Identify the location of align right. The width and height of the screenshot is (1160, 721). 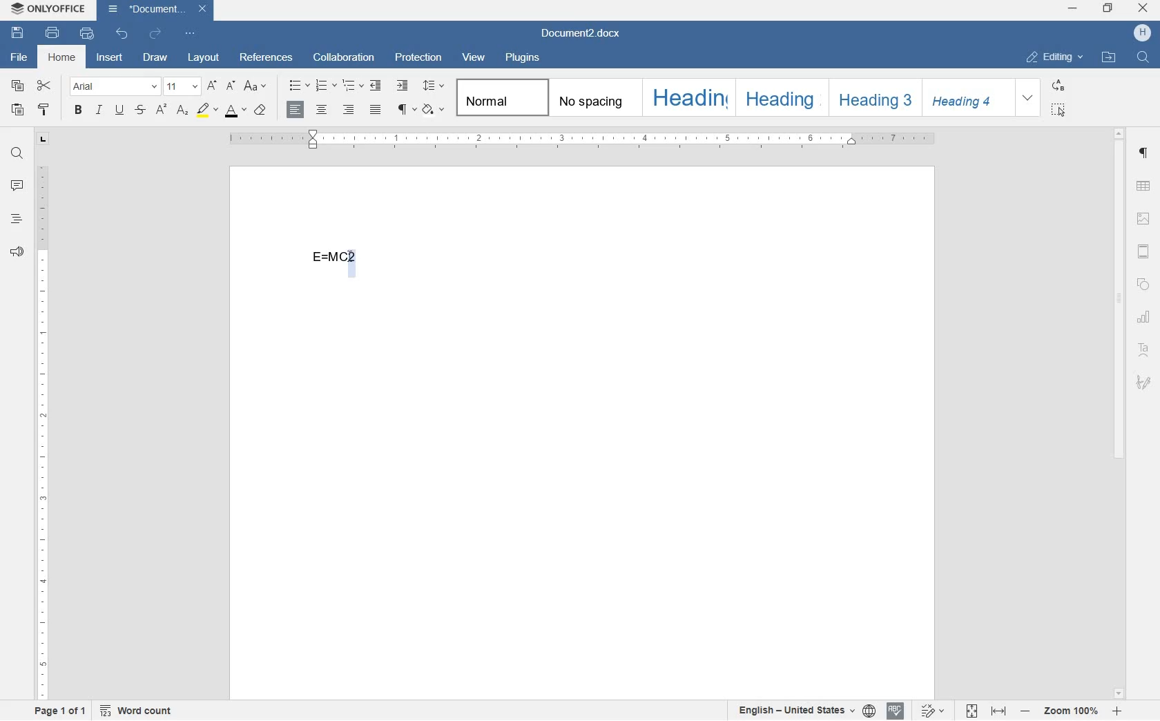
(348, 110).